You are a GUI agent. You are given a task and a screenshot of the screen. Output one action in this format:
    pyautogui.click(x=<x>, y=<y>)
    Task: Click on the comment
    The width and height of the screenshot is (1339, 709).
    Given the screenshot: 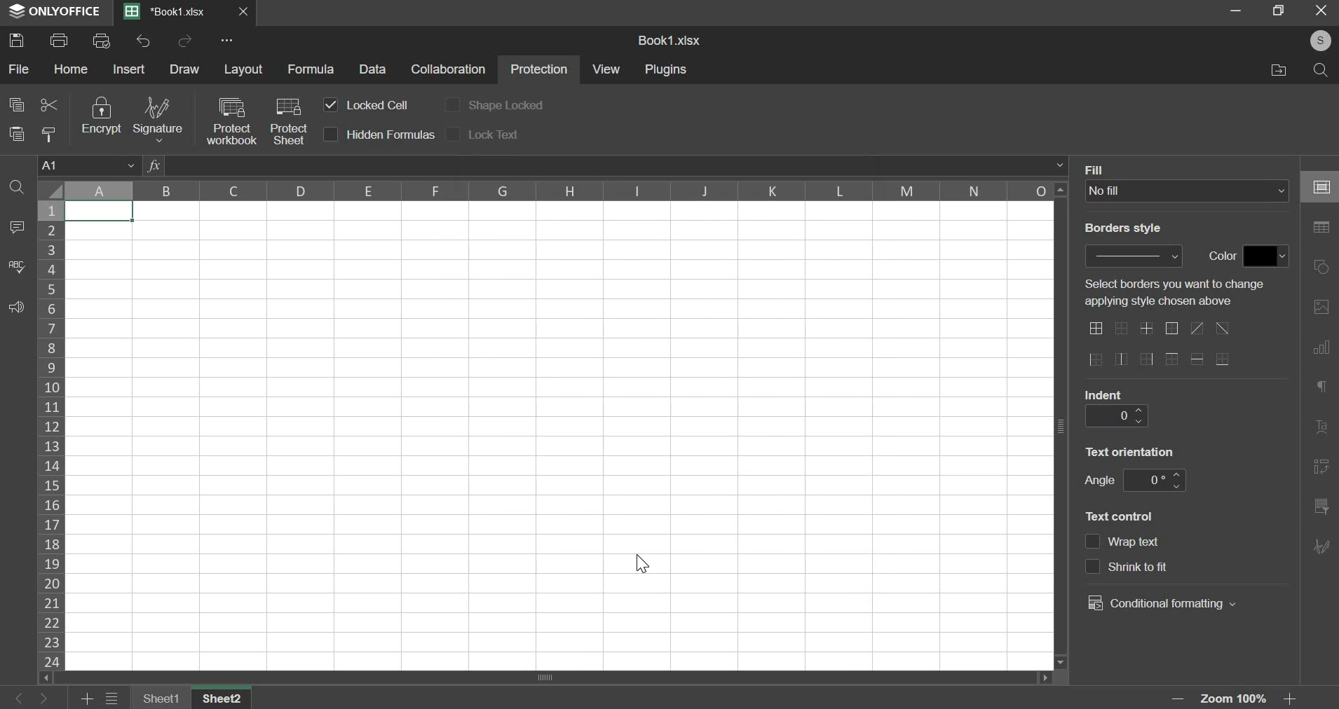 What is the action you would take?
    pyautogui.click(x=14, y=228)
    